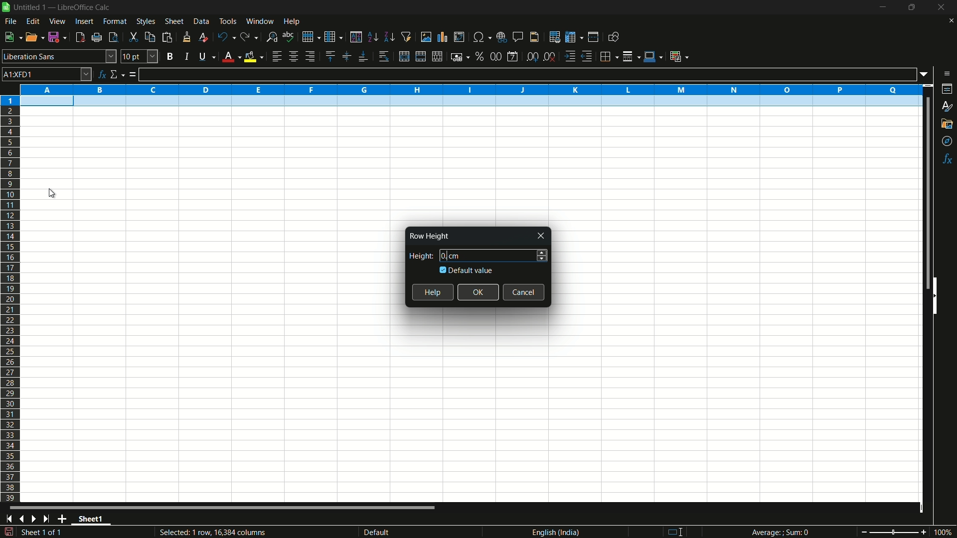 The width and height of the screenshot is (957, 538). What do you see at coordinates (393, 532) in the screenshot?
I see `default` at bounding box center [393, 532].